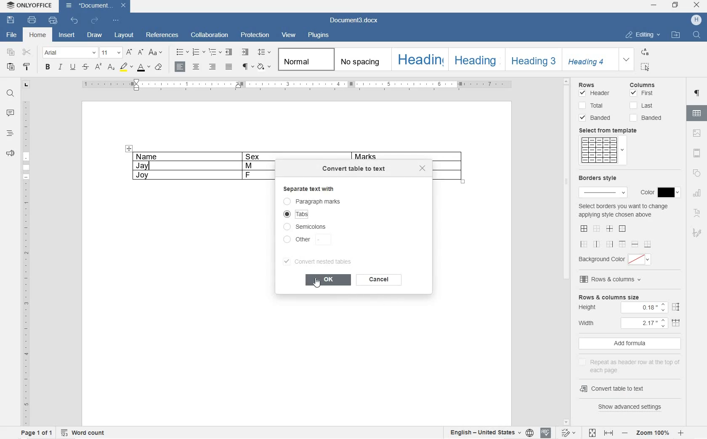 This screenshot has height=439, width=707. I want to click on SUBSCRIPT, so click(112, 67).